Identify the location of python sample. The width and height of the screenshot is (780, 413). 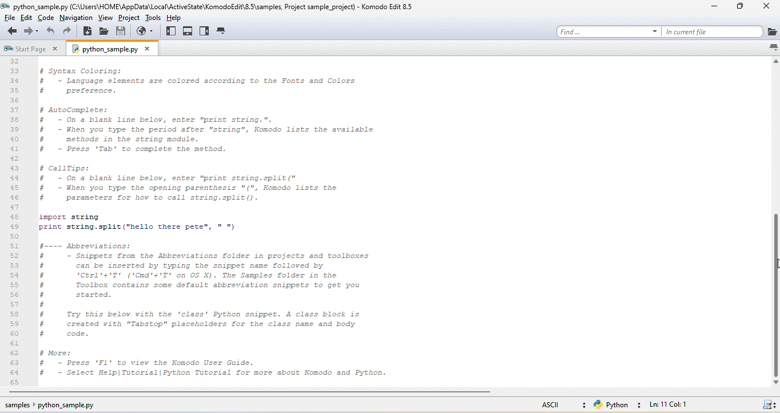
(117, 50).